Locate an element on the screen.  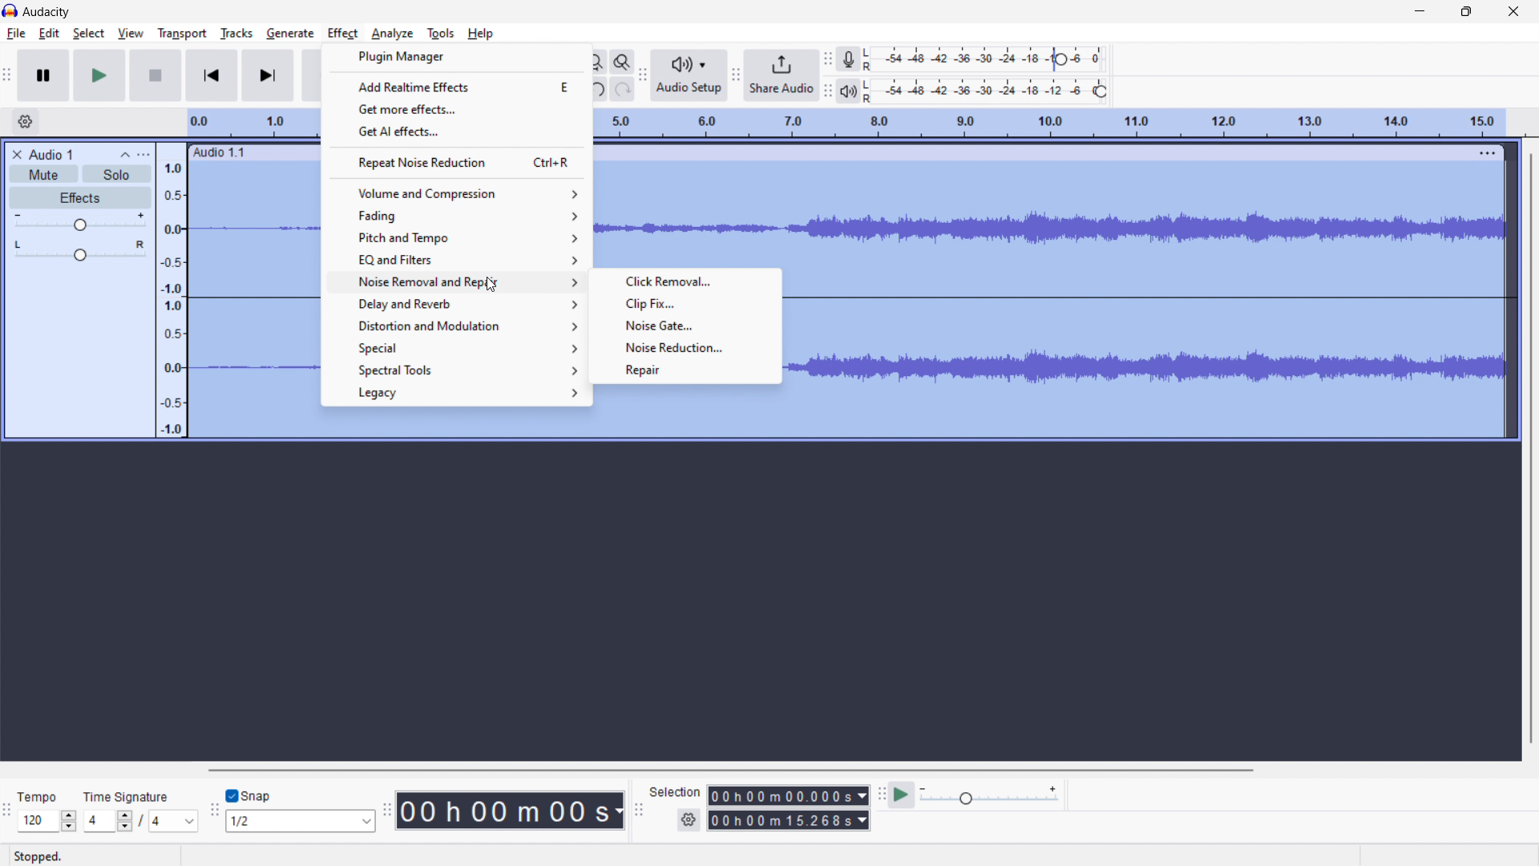
distortion and modulation is located at coordinates (452, 325).